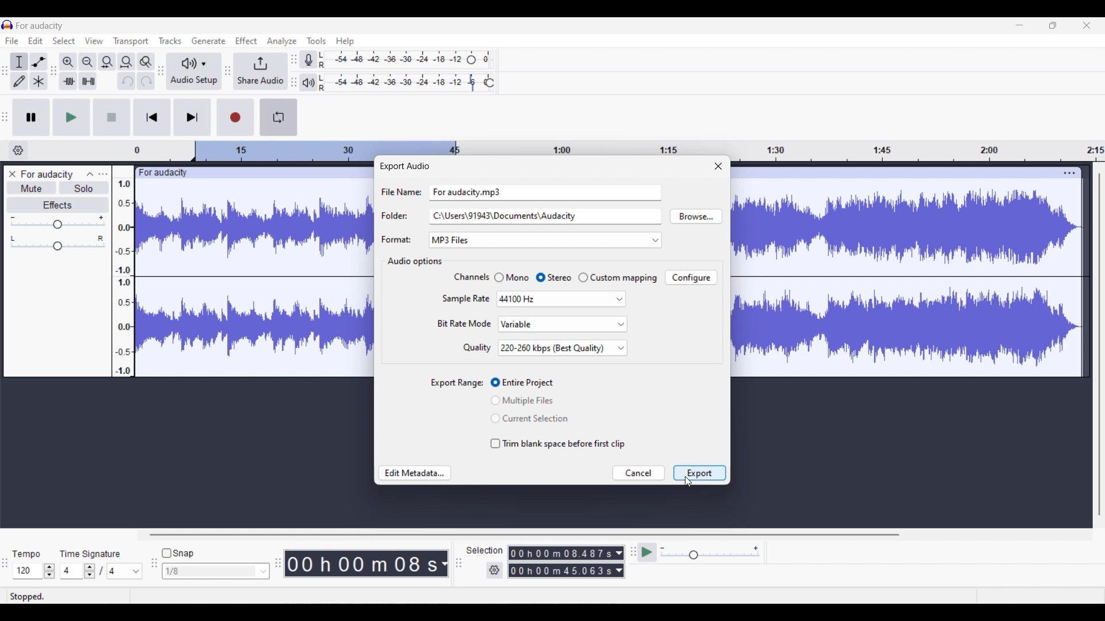  I want to click on Mute, so click(32, 187).